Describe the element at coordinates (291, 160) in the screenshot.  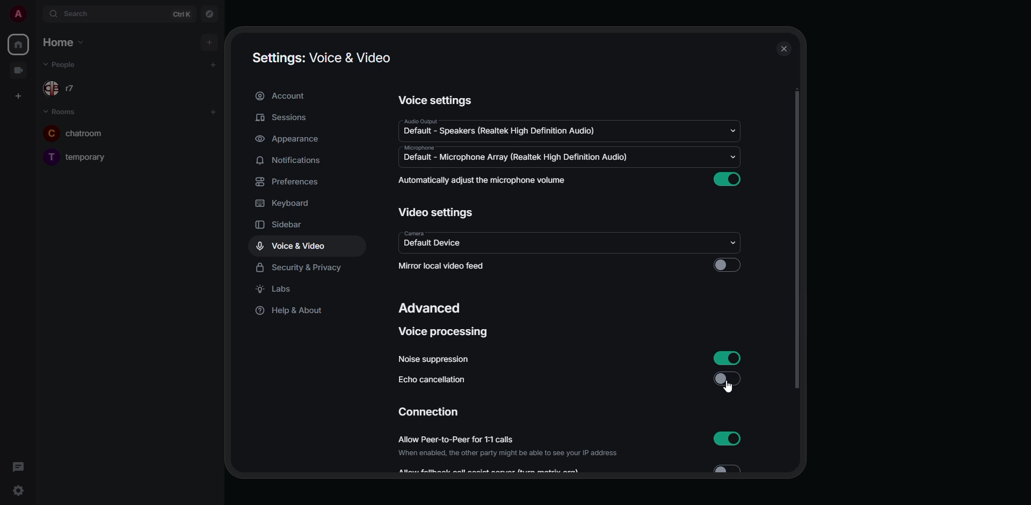
I see `notifications` at that location.